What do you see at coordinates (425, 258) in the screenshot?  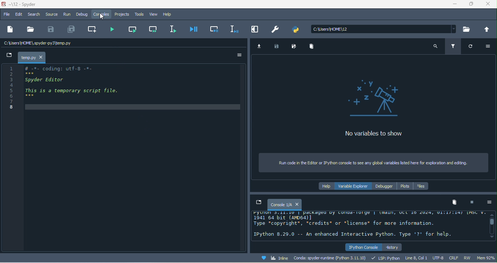 I see `line 8 col1 utf 8` at bounding box center [425, 258].